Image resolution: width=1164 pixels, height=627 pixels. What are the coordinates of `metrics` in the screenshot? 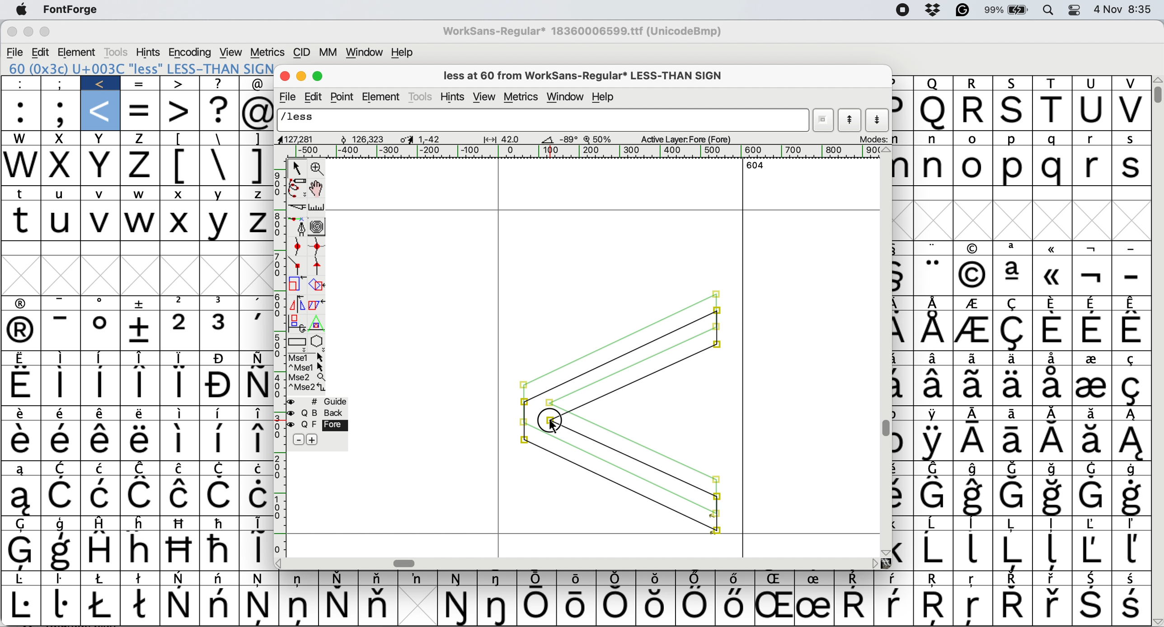 It's located at (267, 52).